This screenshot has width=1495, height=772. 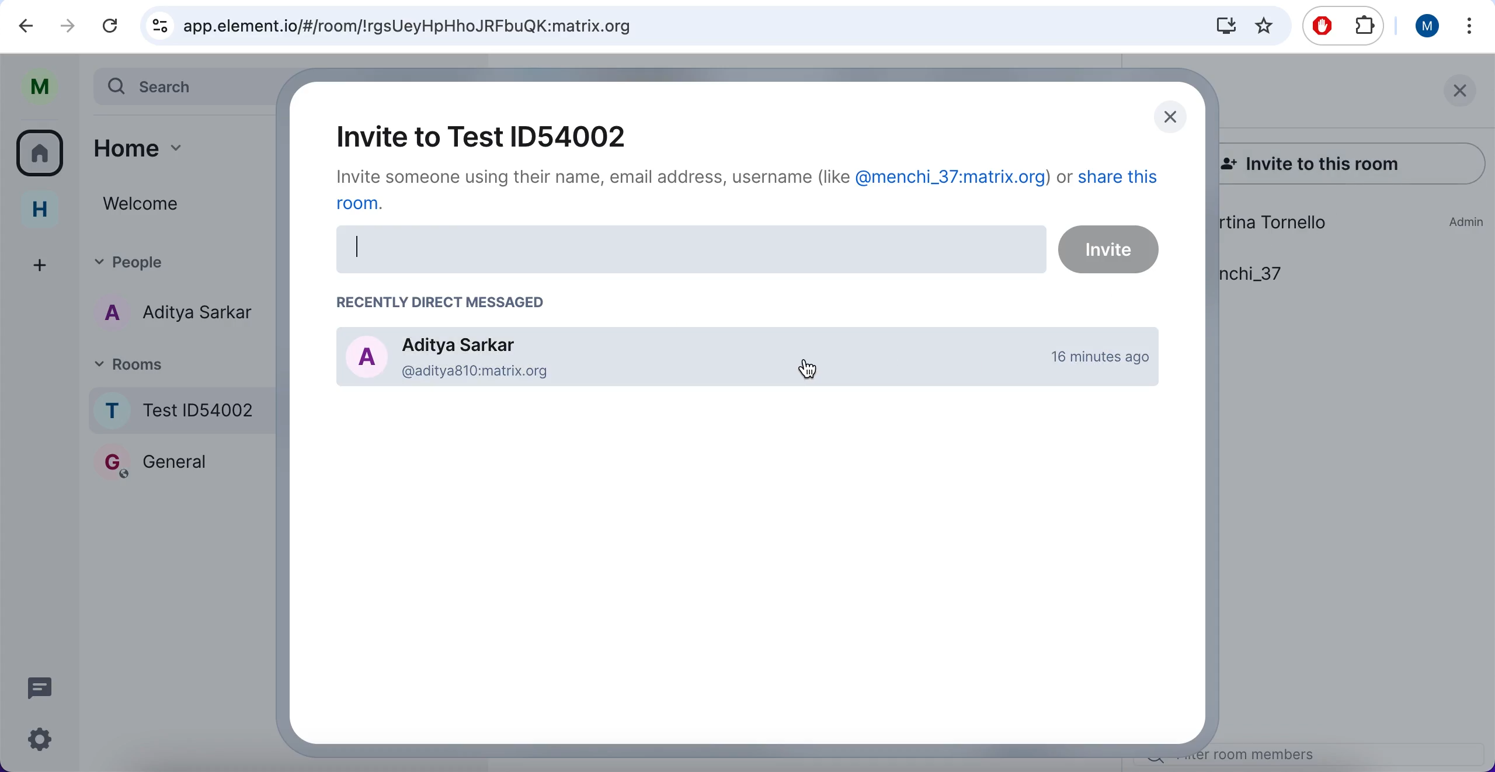 What do you see at coordinates (443, 302) in the screenshot?
I see `recently direct messaged` at bounding box center [443, 302].